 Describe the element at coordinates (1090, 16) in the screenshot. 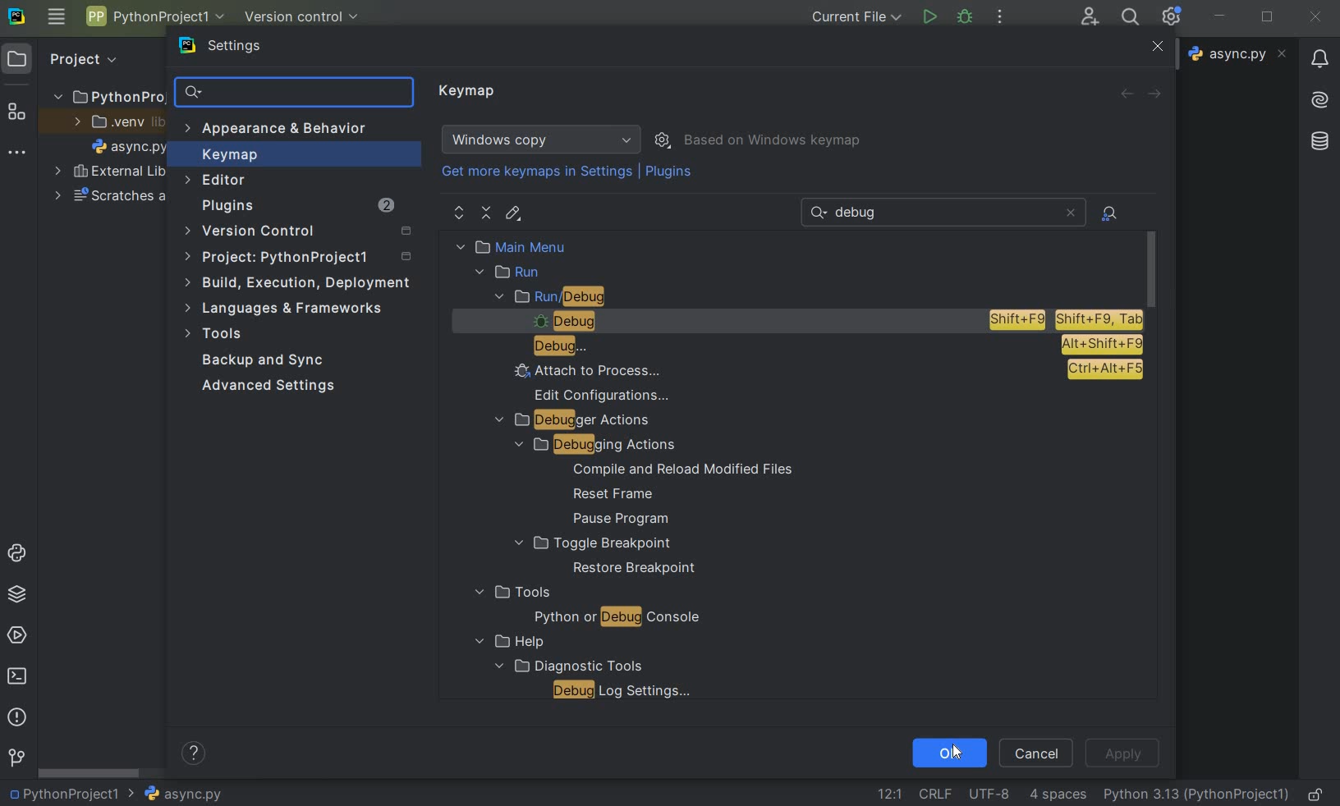

I see `code with me` at that location.